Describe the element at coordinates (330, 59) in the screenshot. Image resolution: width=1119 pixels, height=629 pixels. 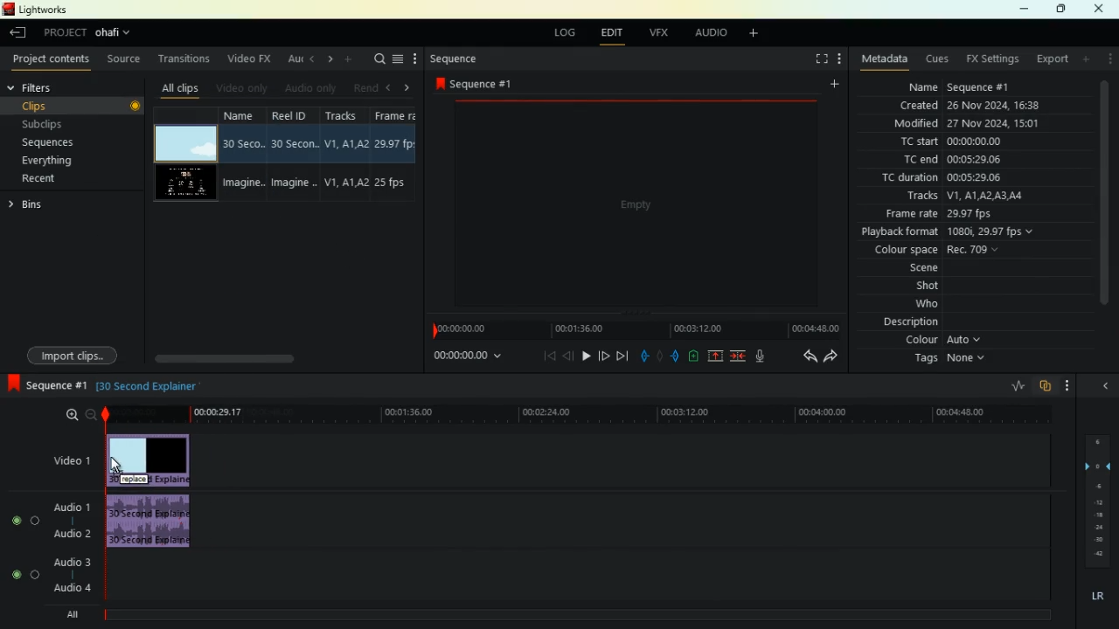
I see `right` at that location.